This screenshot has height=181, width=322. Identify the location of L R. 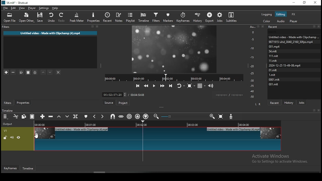
(258, 104).